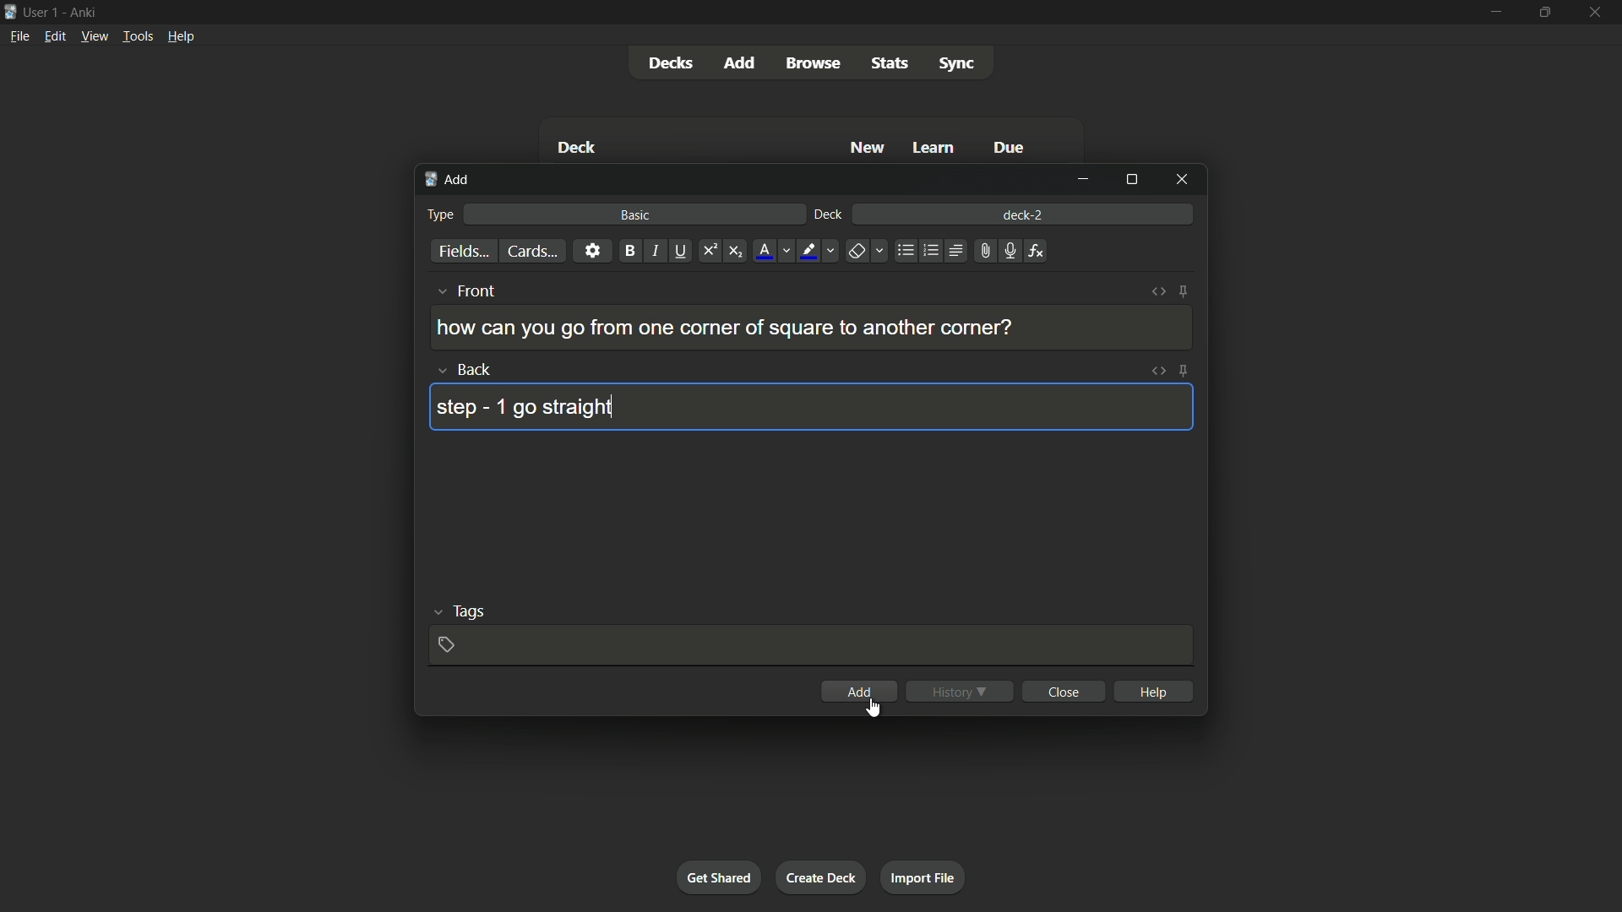 Image resolution: width=1622 pixels, height=912 pixels. Describe the element at coordinates (634, 215) in the screenshot. I see `basic` at that location.